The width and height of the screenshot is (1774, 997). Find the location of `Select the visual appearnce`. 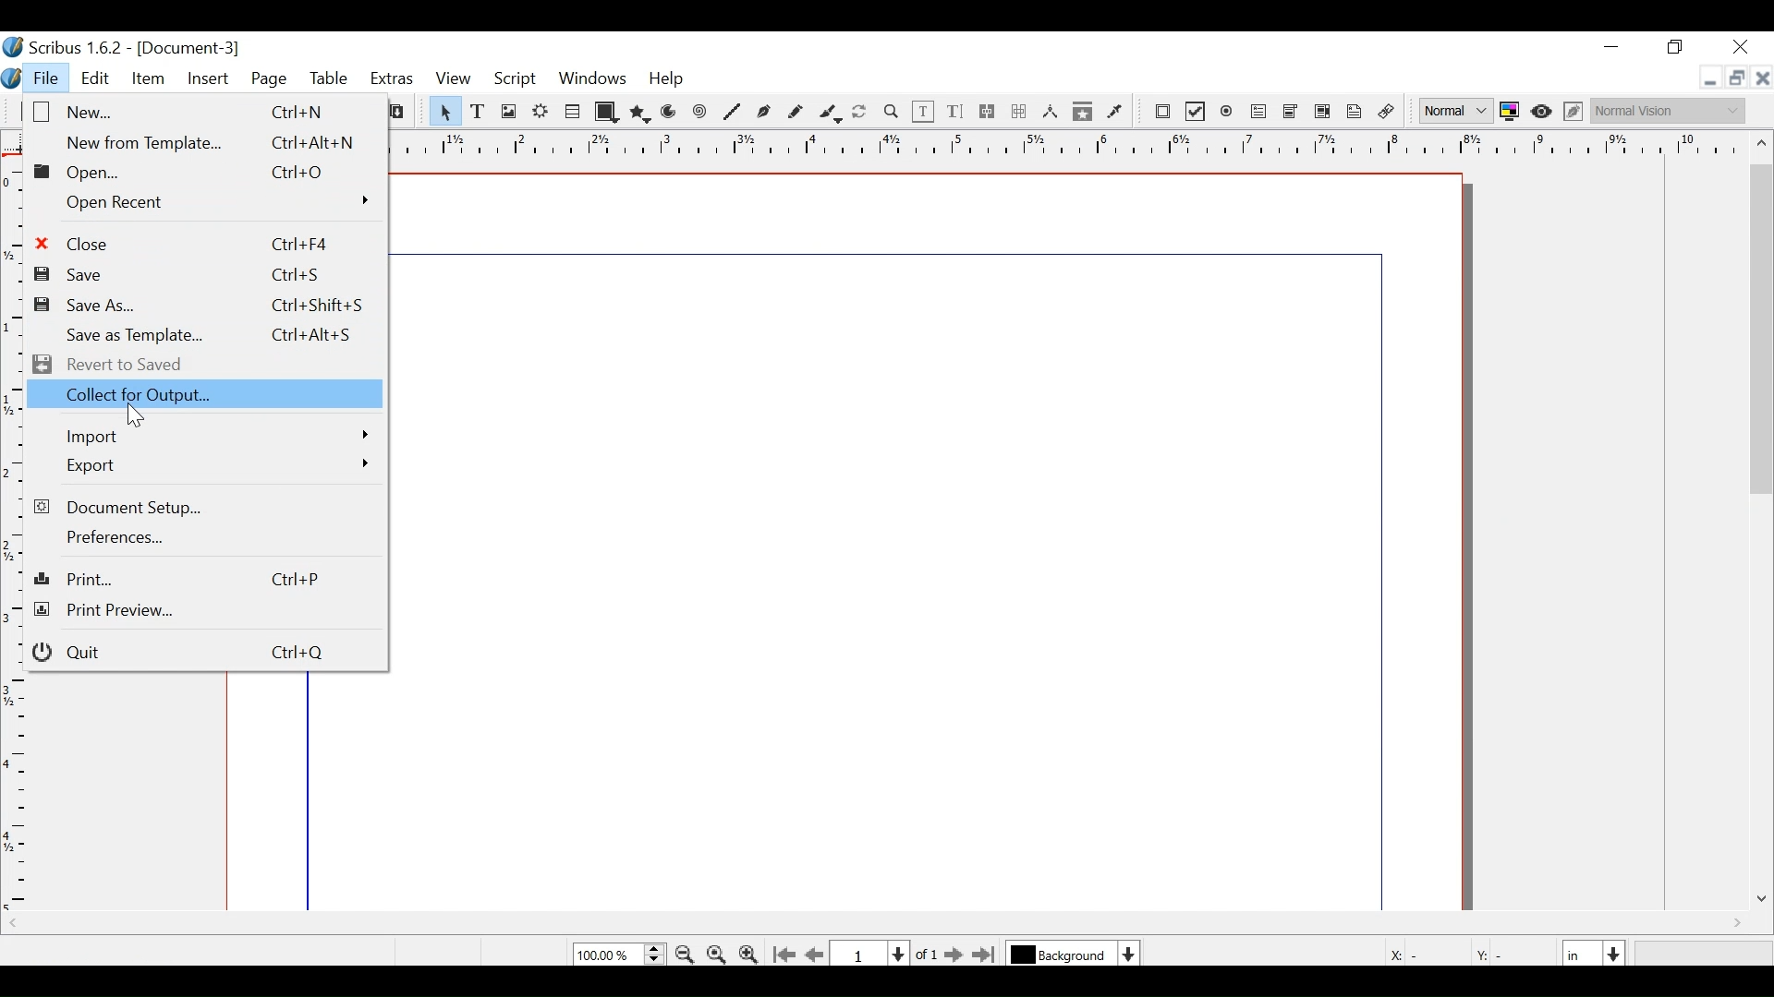

Select the visual appearnce is located at coordinates (1673, 111).